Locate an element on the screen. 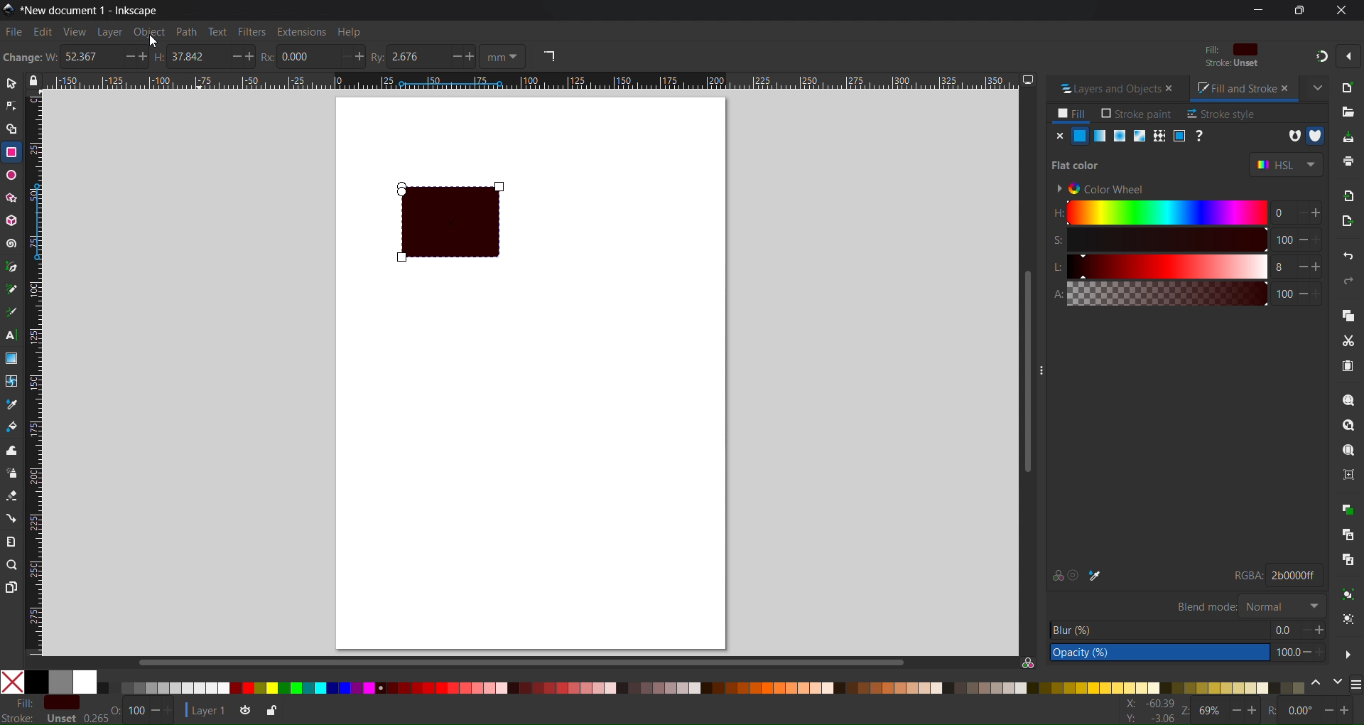 This screenshot has height=725, width=1364. blend mode is located at coordinates (1205, 606).